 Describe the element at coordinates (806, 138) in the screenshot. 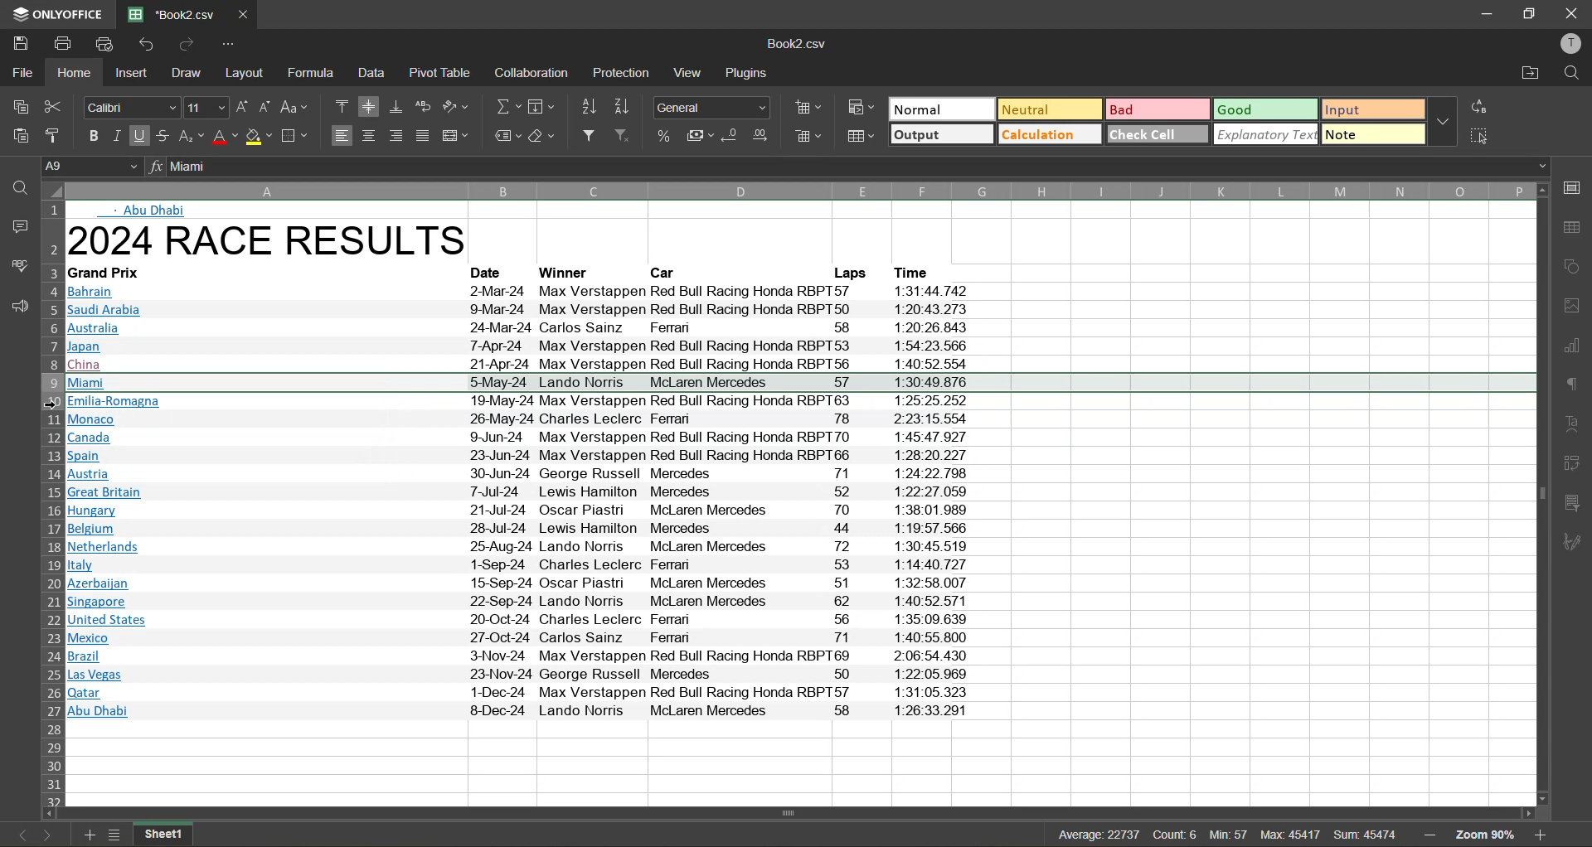

I see `delete cells` at that location.